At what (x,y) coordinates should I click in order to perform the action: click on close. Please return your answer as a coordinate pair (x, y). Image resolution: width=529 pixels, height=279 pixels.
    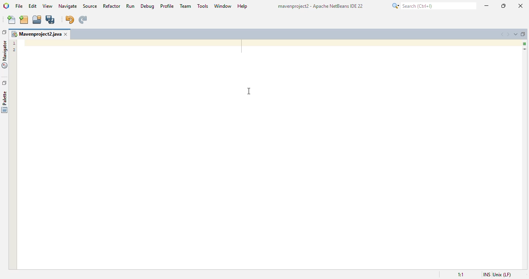
    Looking at the image, I should click on (521, 6).